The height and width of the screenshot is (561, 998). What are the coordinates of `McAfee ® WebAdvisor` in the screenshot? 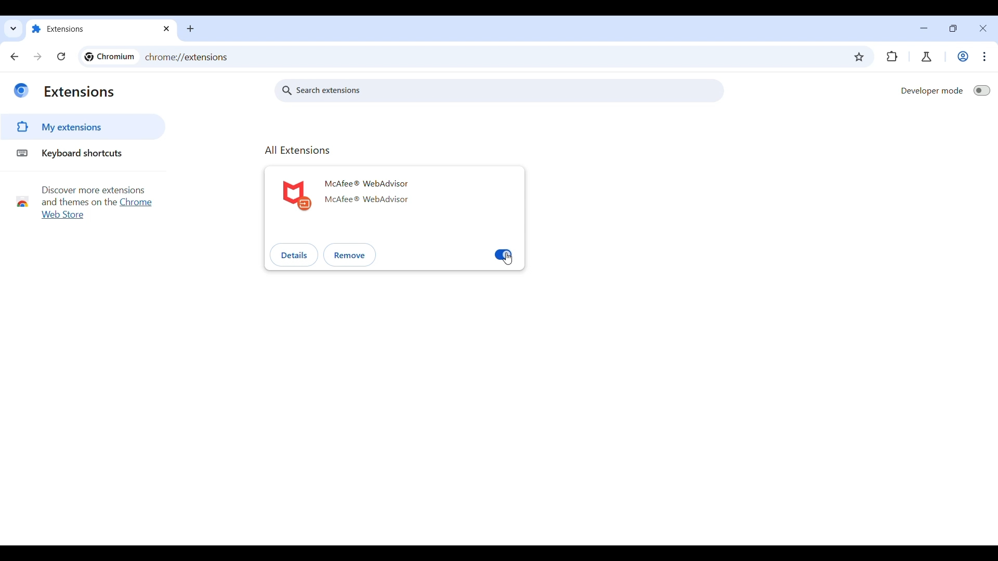 It's located at (366, 199).